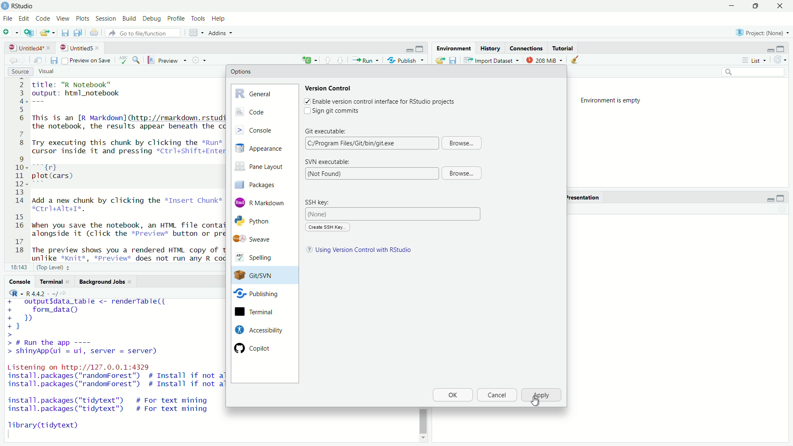 The image size is (793, 446). What do you see at coordinates (262, 184) in the screenshot?
I see `Packages` at bounding box center [262, 184].